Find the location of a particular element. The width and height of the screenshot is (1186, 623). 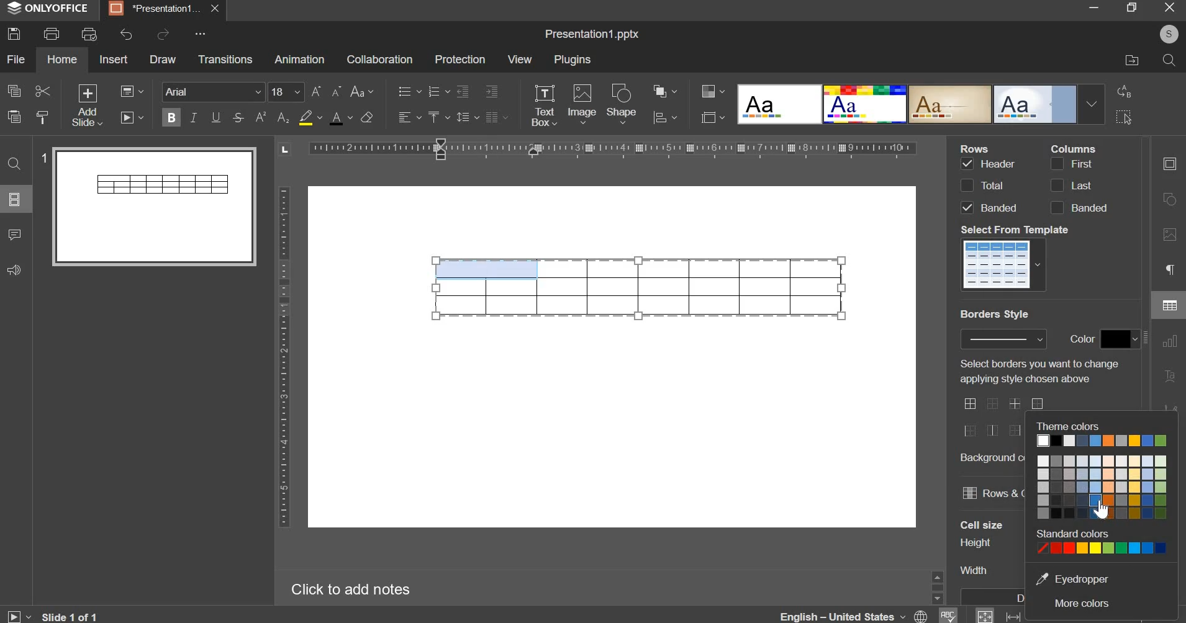

transitions is located at coordinates (225, 58).